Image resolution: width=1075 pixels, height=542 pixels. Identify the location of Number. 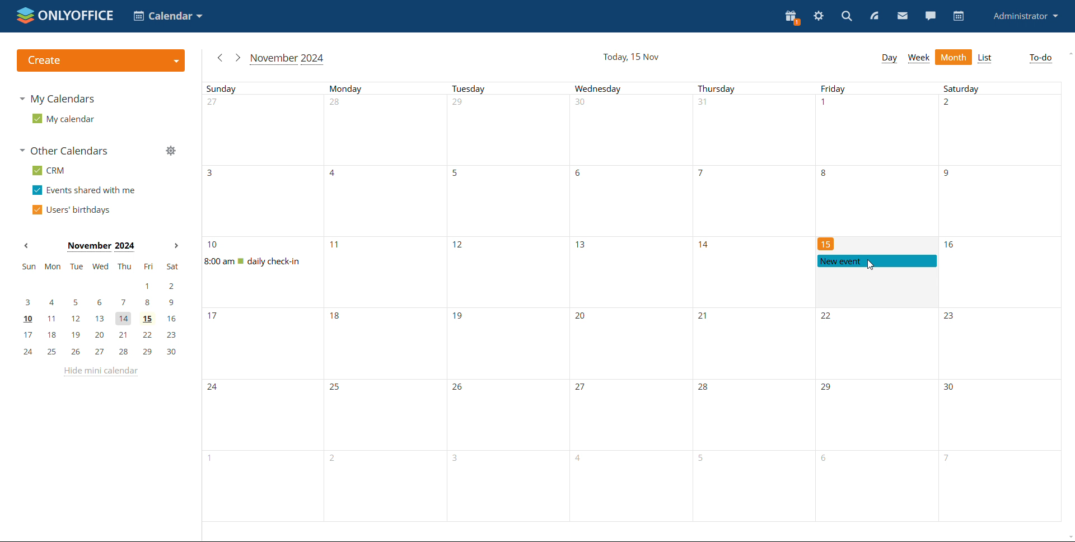
(826, 104).